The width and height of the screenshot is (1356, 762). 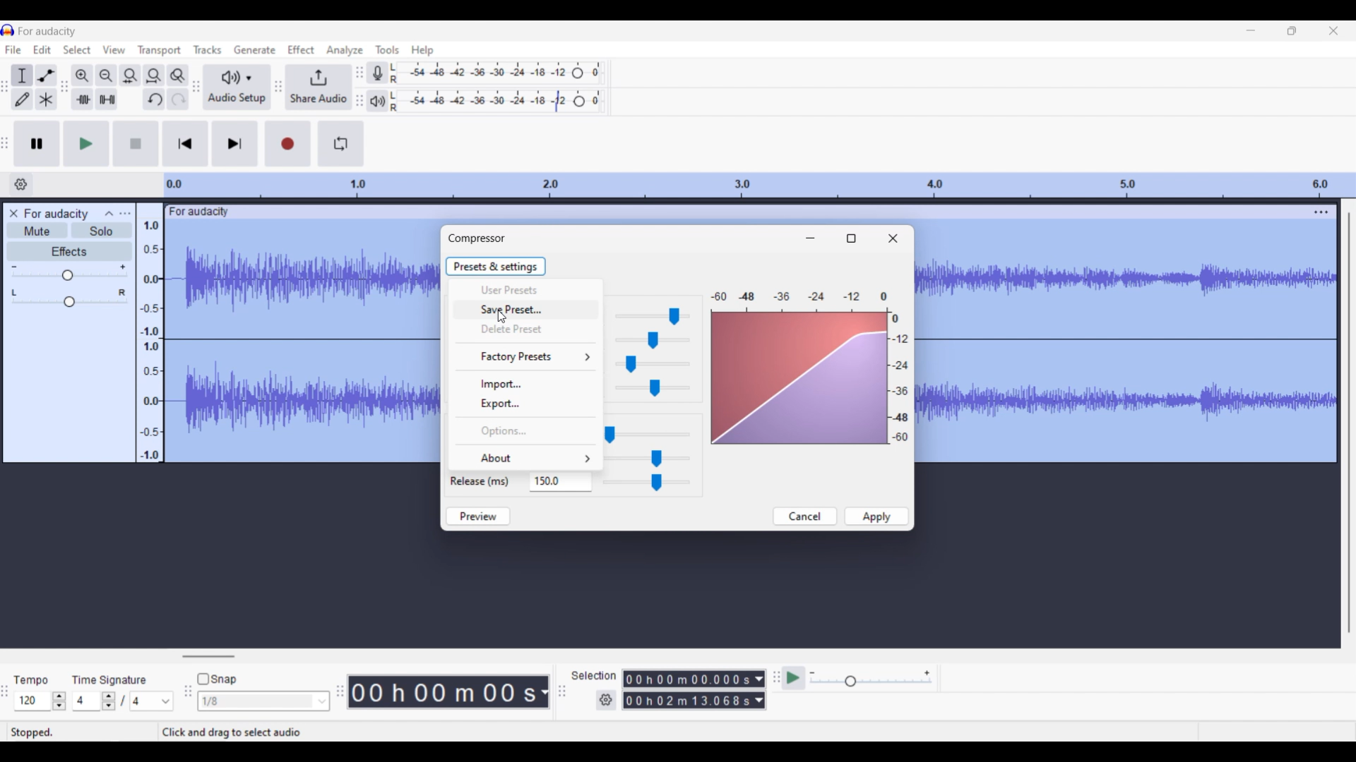 I want to click on Make up gain slider, so click(x=652, y=340).